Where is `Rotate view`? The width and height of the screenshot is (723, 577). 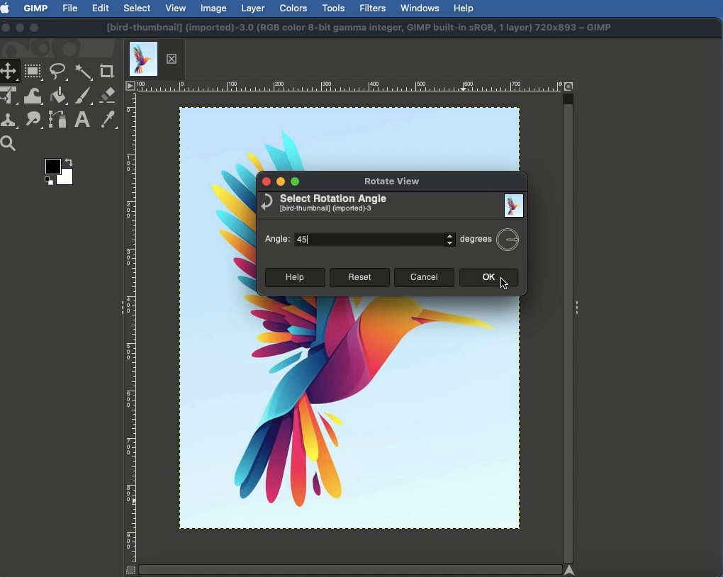
Rotate view is located at coordinates (398, 184).